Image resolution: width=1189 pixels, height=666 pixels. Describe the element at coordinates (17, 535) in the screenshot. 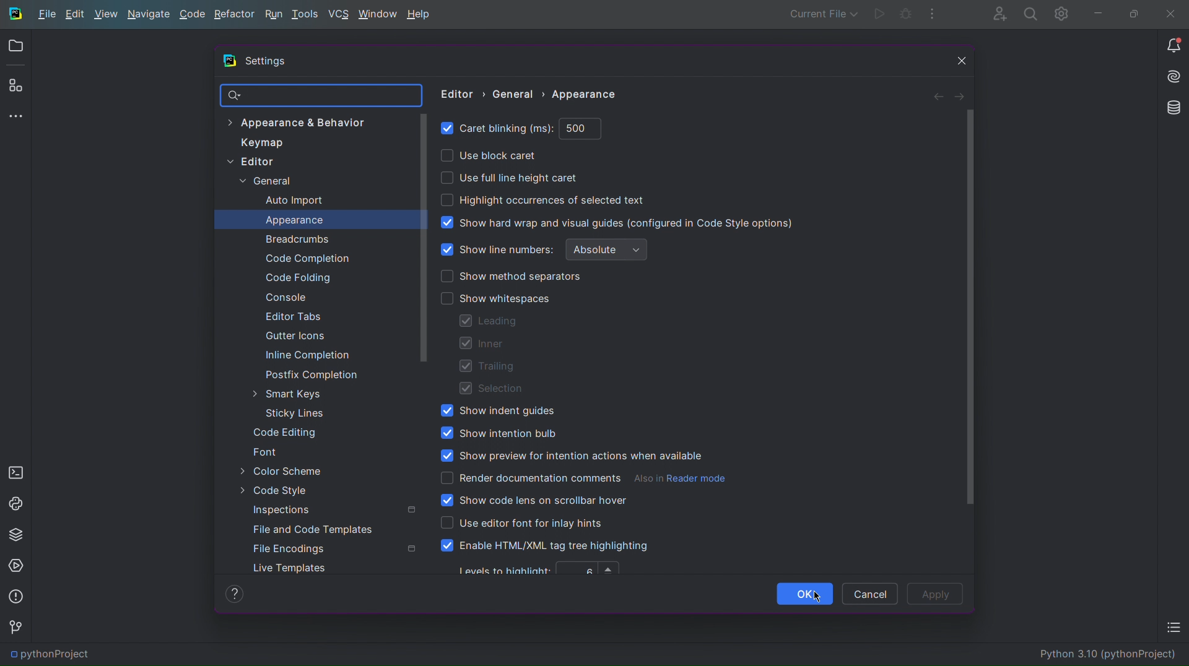

I see `Python Packages` at that location.